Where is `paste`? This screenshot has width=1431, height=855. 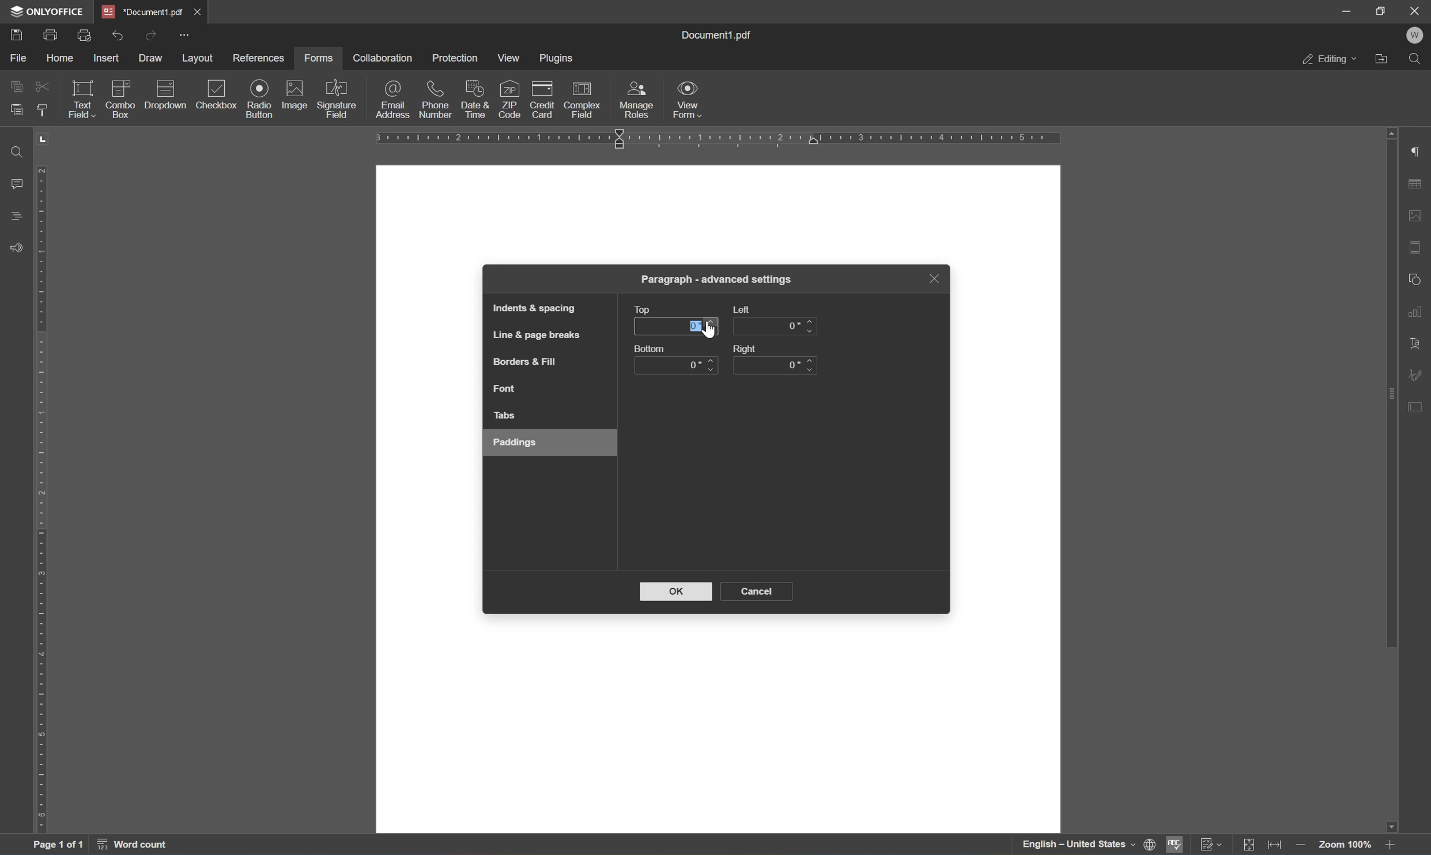
paste is located at coordinates (16, 109).